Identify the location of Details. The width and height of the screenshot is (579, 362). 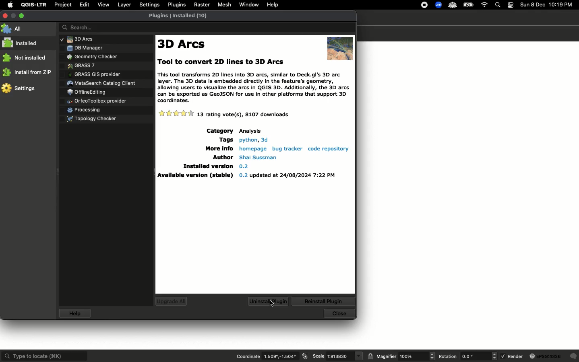
(235, 130).